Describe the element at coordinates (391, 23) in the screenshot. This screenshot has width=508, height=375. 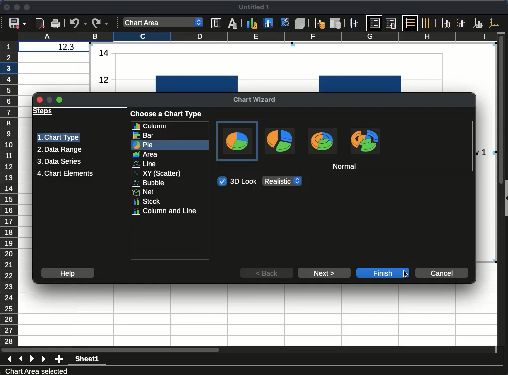
I see `Legend` at that location.